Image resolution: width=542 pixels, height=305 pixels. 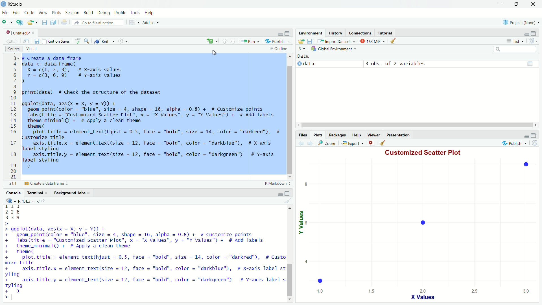 I want to click on Forward, so click(x=309, y=143).